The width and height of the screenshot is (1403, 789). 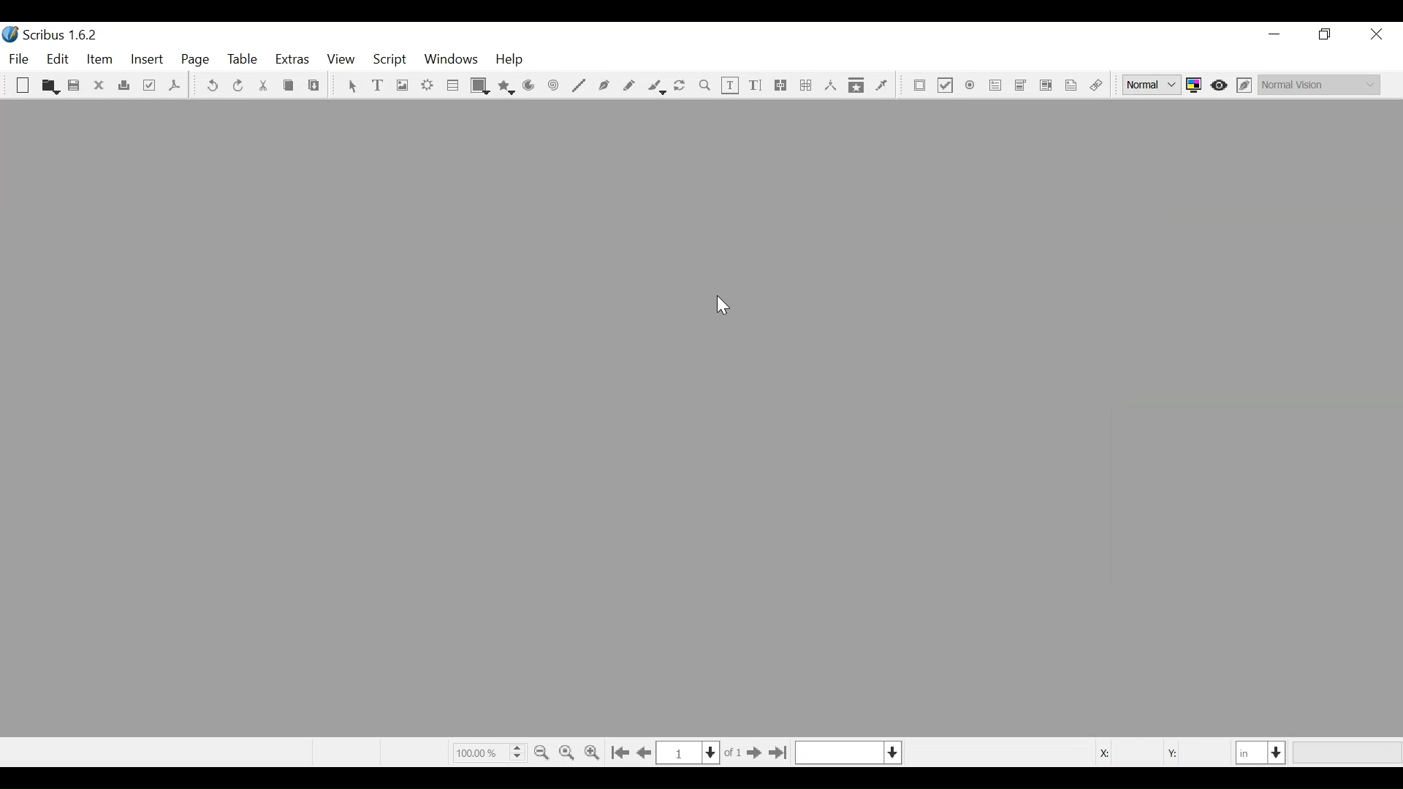 I want to click on Cut, so click(x=262, y=86).